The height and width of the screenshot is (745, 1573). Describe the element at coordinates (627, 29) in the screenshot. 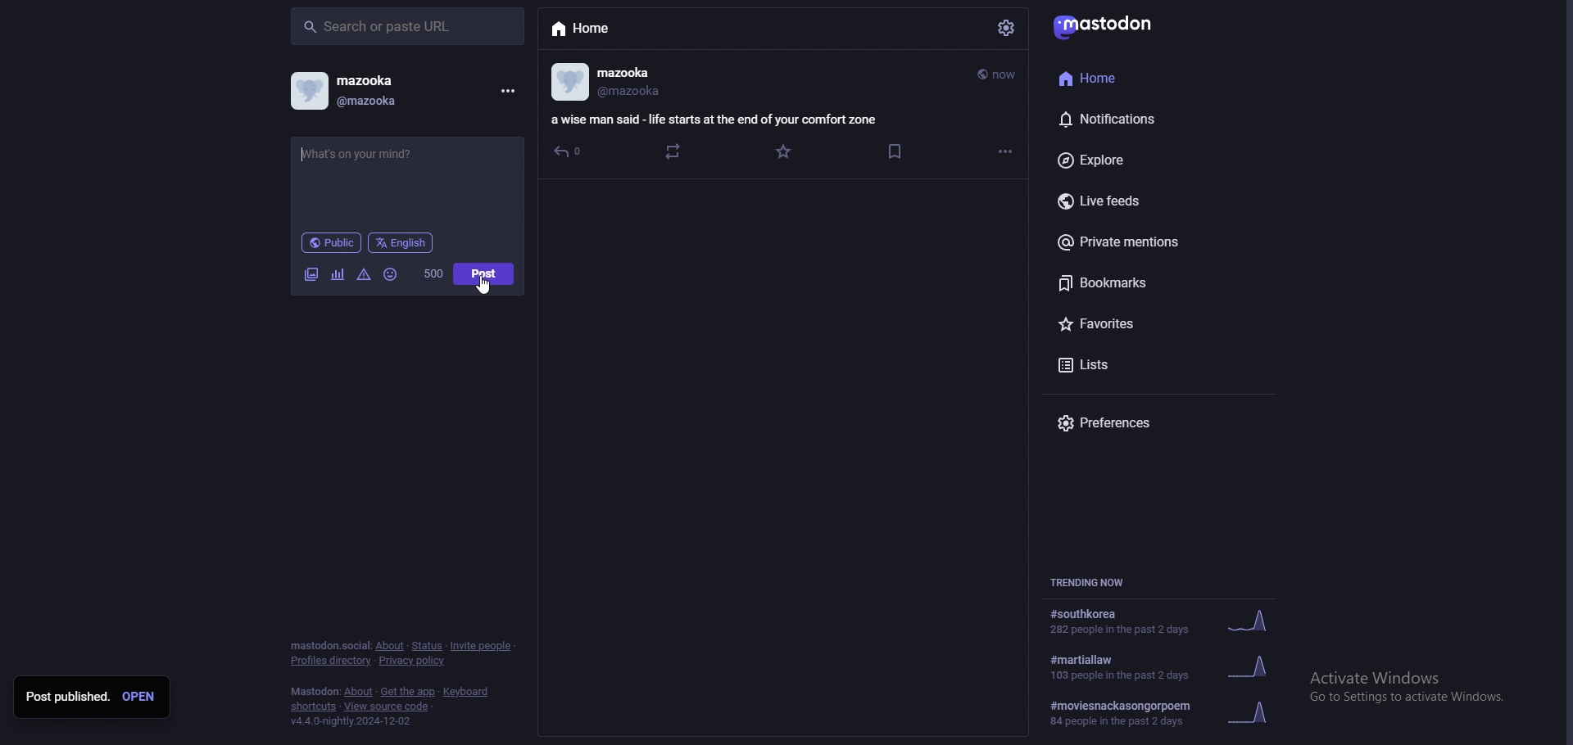

I see `home` at that location.